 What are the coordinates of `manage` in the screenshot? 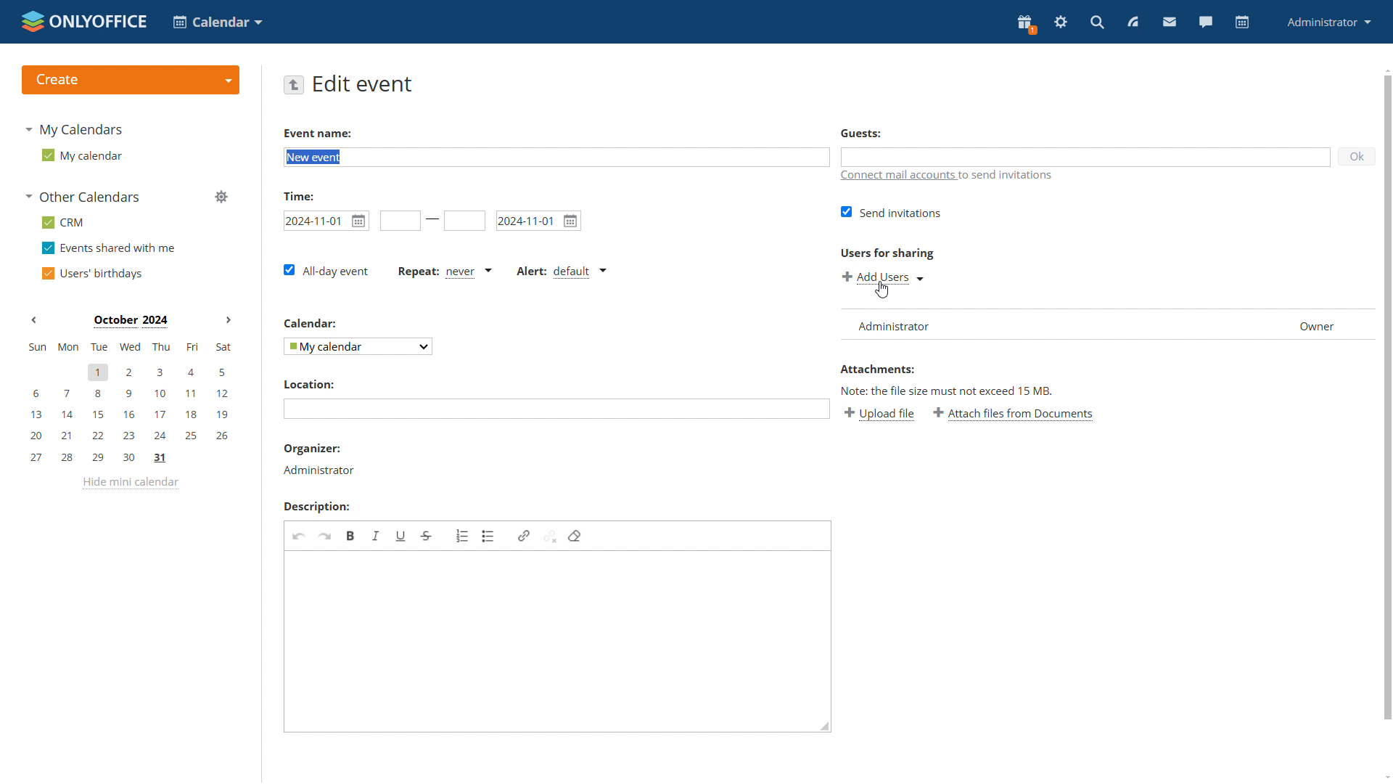 It's located at (223, 198).